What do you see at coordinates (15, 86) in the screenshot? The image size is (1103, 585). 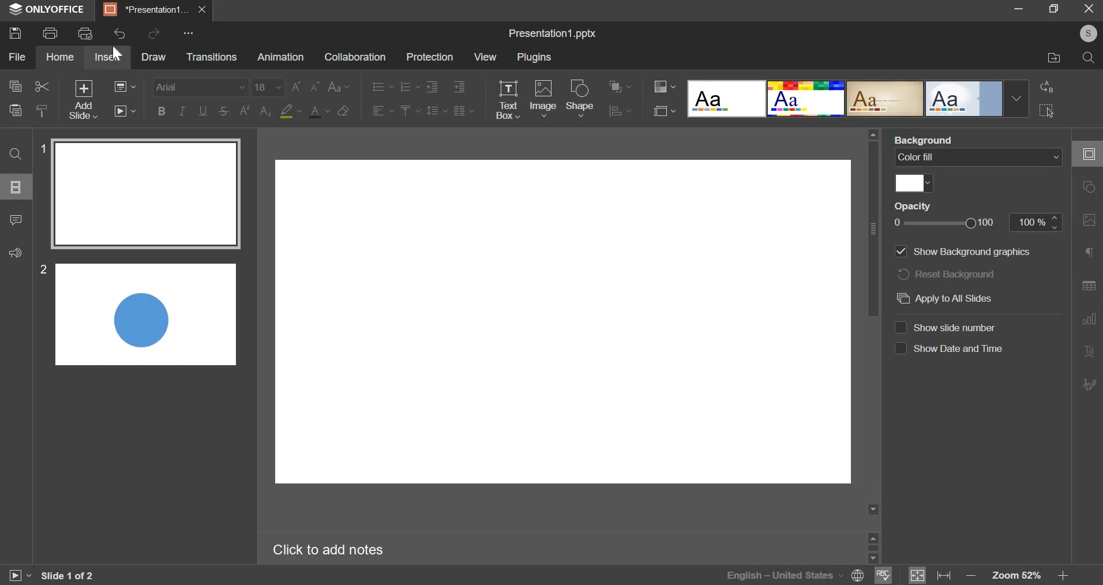 I see `copy` at bounding box center [15, 86].